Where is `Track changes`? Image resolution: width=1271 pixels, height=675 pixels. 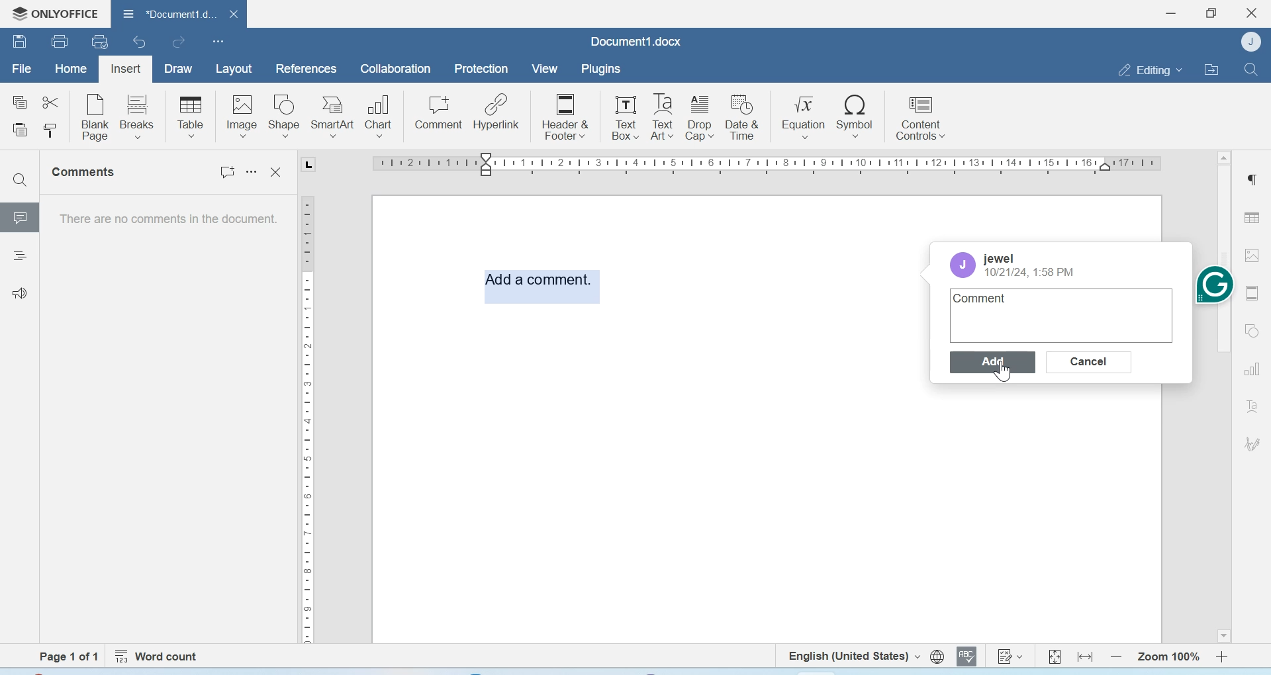 Track changes is located at coordinates (1009, 656).